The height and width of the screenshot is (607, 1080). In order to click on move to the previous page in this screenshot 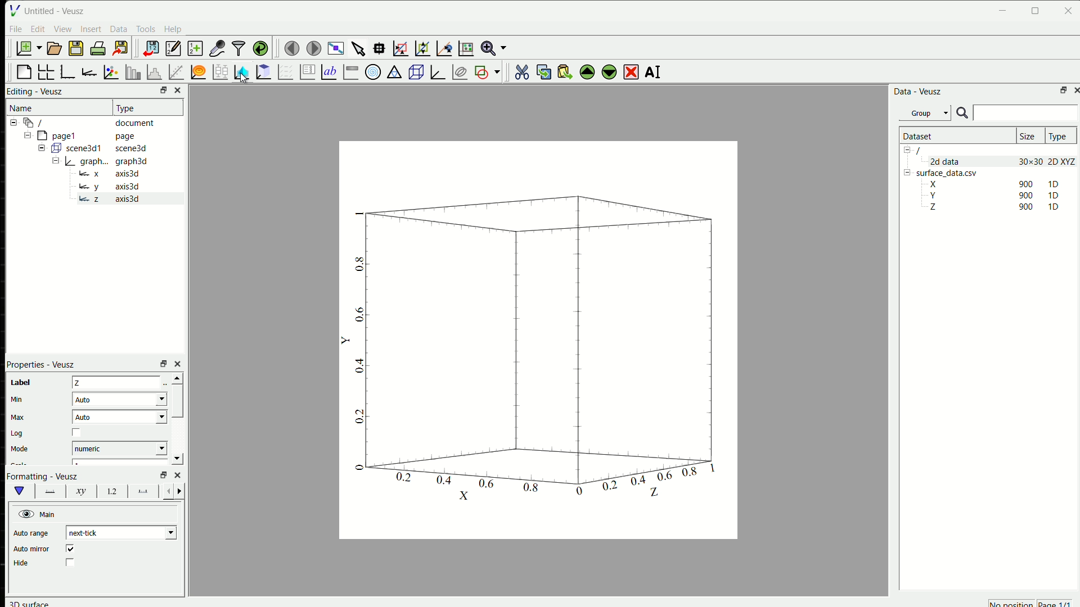, I will do `click(292, 47)`.